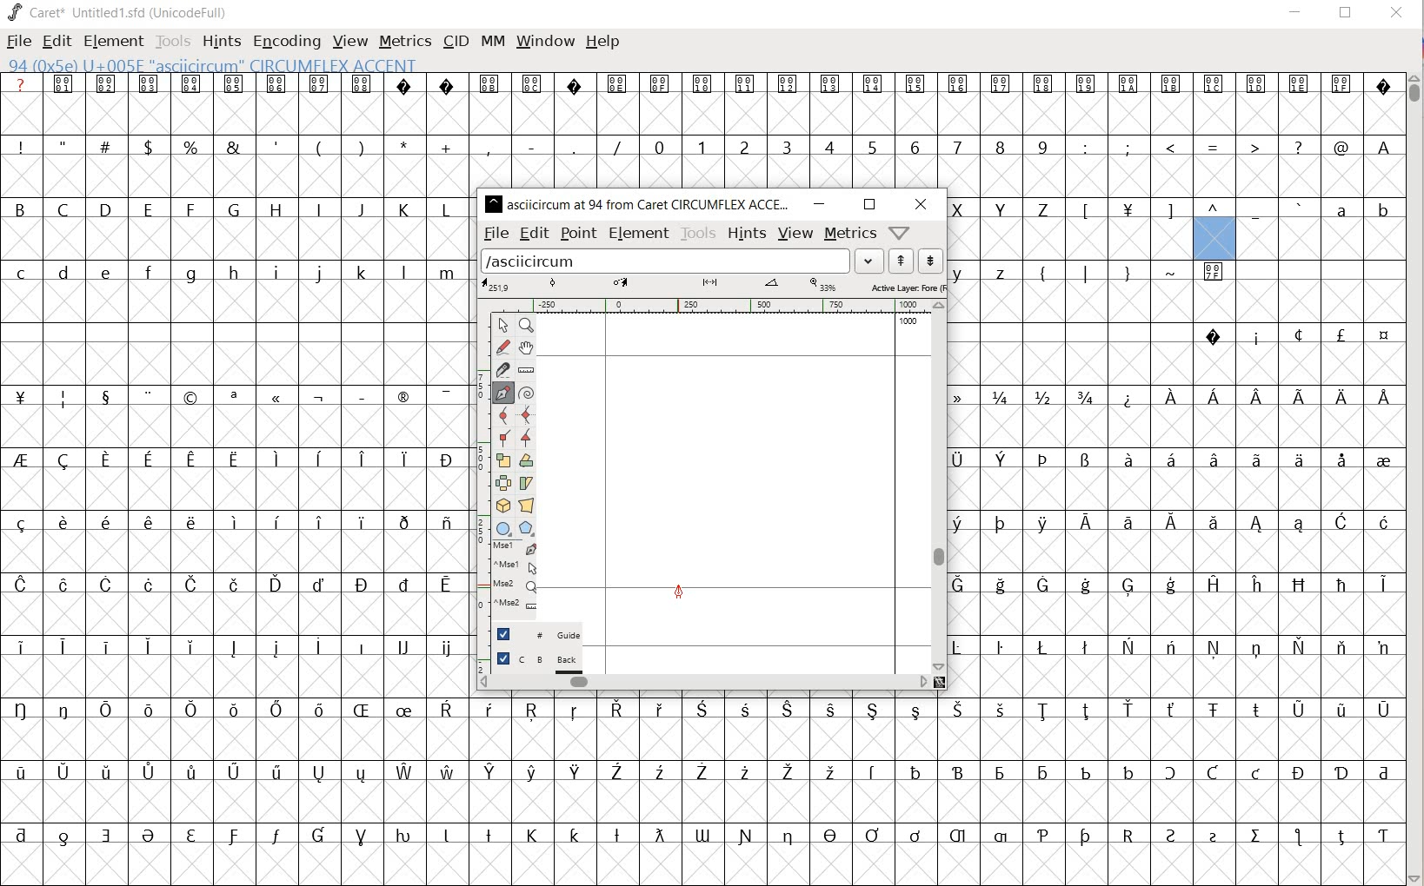 This screenshot has width=1424, height=886. Describe the element at coordinates (921, 204) in the screenshot. I see `close` at that location.